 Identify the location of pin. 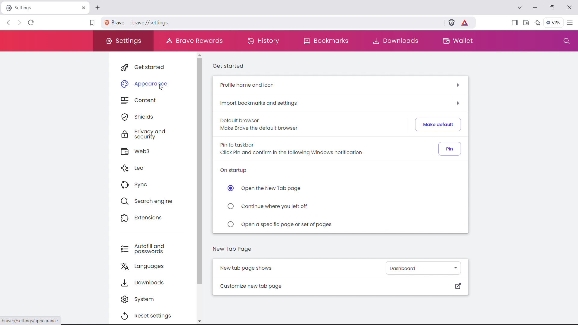
(450, 149).